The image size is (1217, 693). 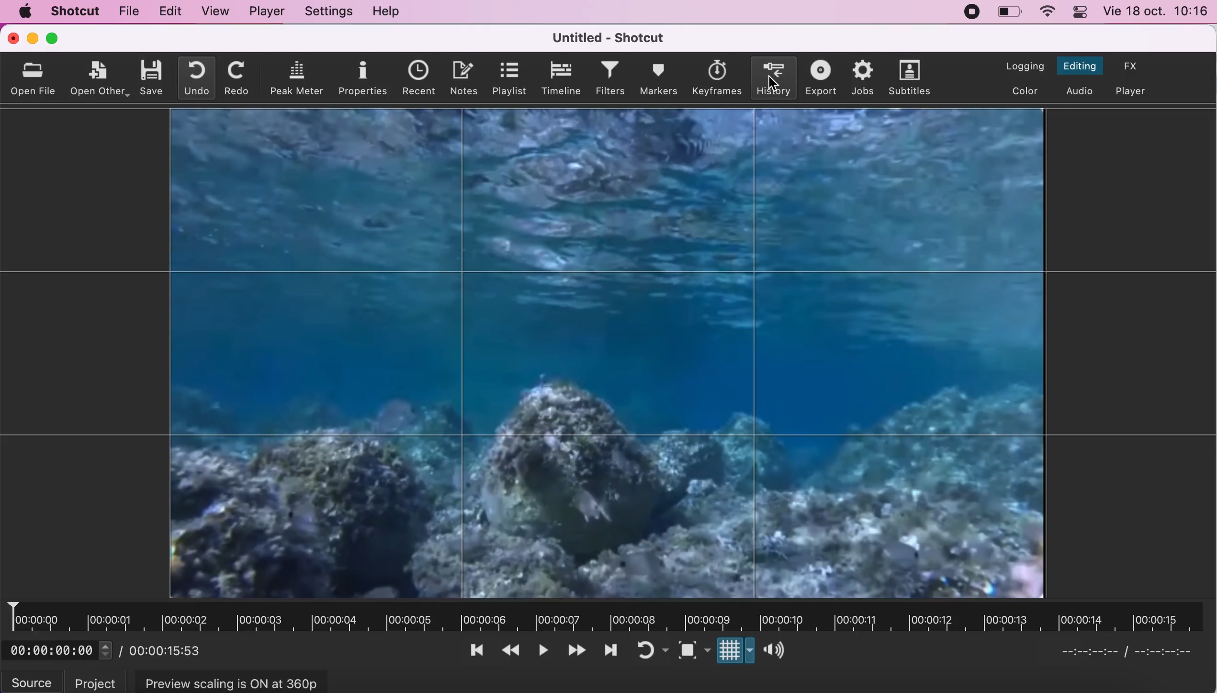 I want to click on switch to the color layout, so click(x=1022, y=91).